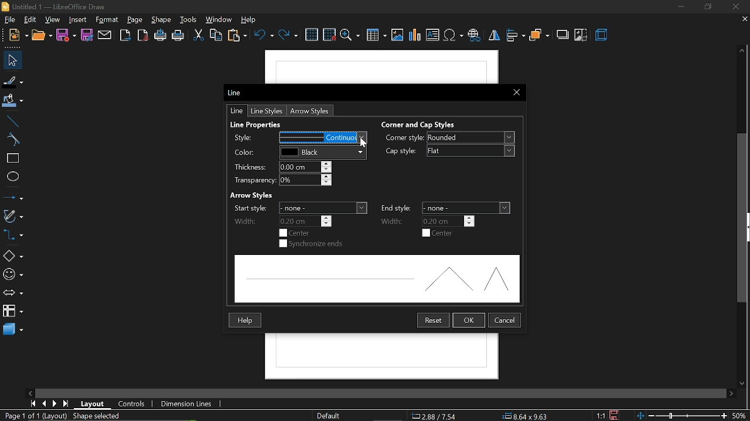 This screenshot has width=750, height=421. What do you see at coordinates (601, 34) in the screenshot?
I see `3d effects` at bounding box center [601, 34].